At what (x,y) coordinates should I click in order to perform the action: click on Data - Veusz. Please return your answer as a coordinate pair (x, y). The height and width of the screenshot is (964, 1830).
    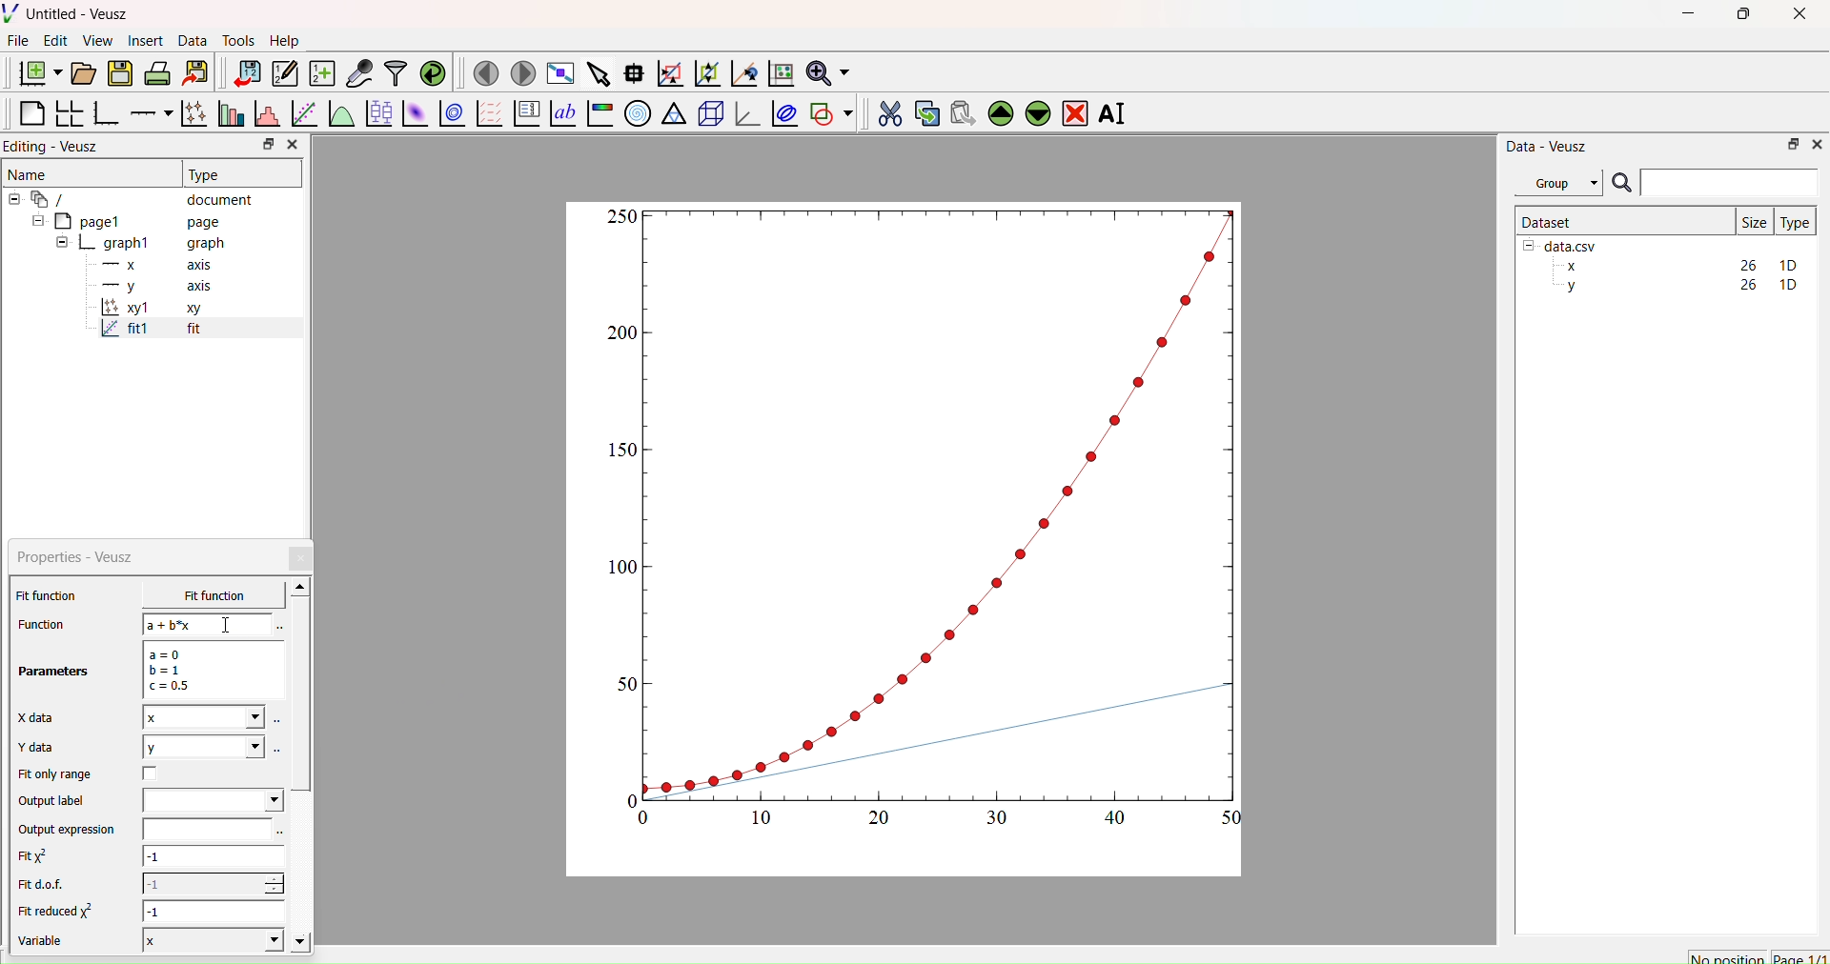
    Looking at the image, I should click on (1547, 146).